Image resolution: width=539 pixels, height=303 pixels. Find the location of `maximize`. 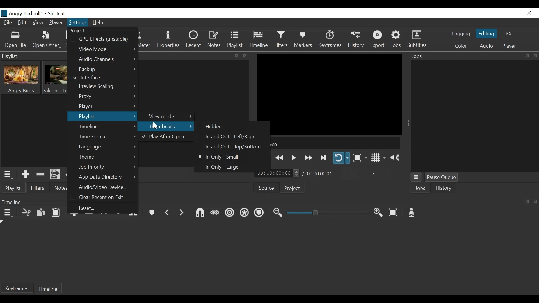

maximize is located at coordinates (526, 201).